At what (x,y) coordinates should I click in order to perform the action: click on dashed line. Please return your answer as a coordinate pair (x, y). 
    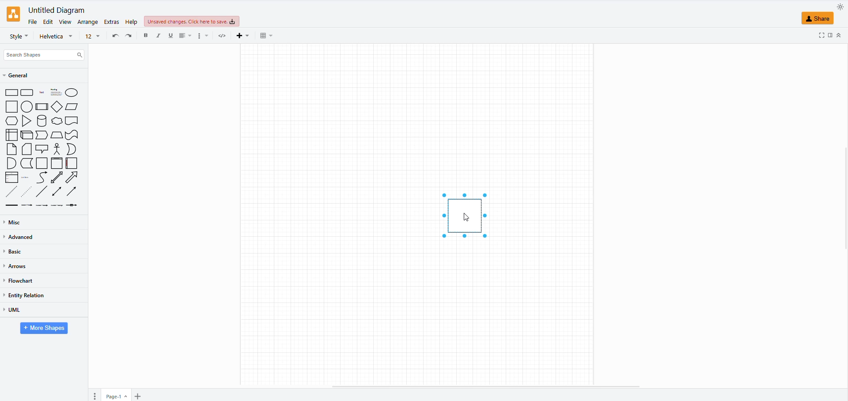
    Looking at the image, I should click on (12, 191).